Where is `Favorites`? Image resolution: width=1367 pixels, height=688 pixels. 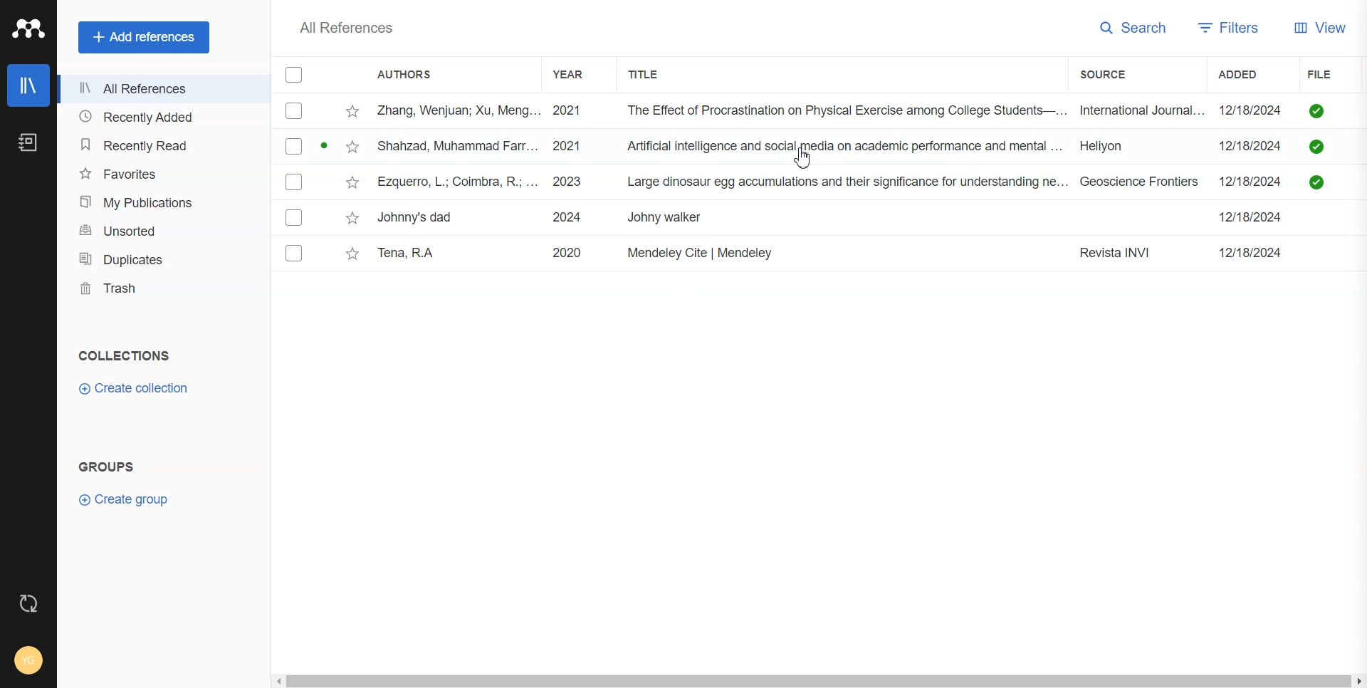
Favorites is located at coordinates (160, 172).